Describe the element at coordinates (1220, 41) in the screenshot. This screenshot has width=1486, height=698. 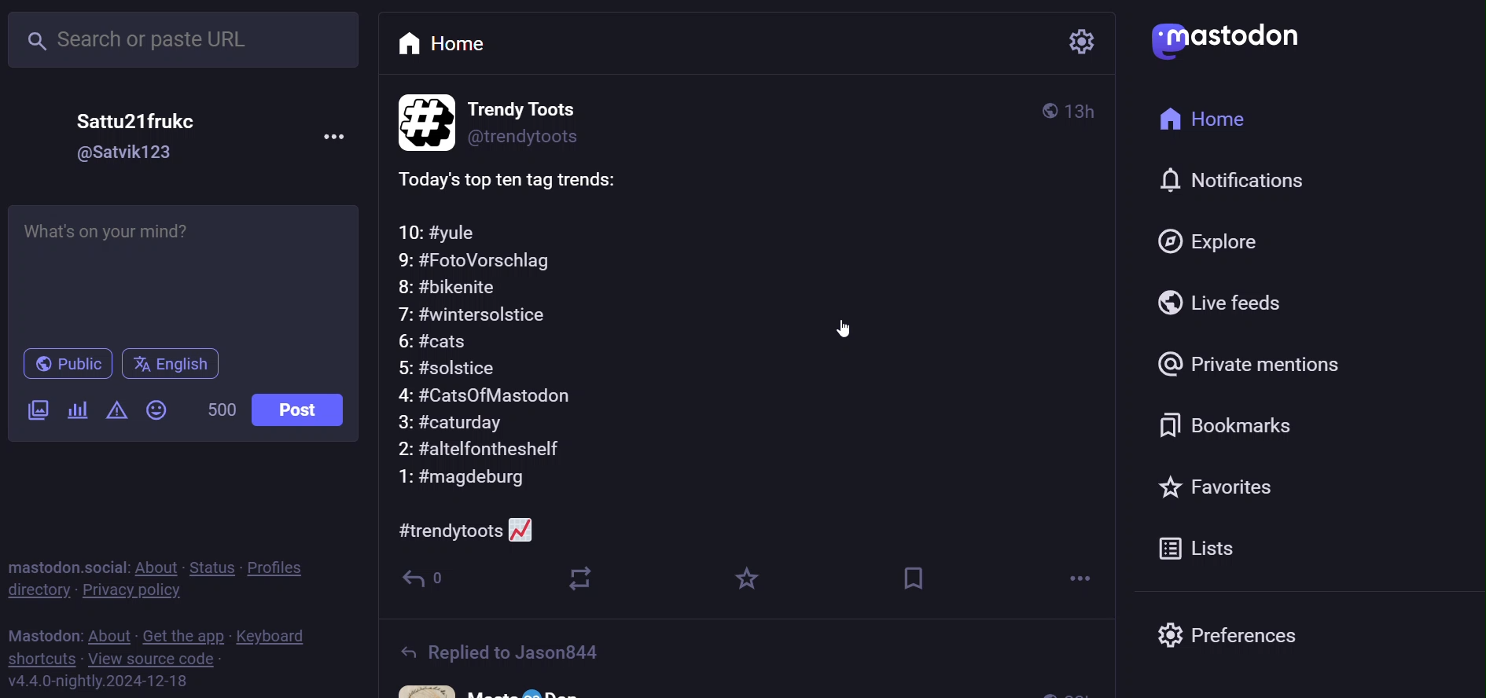
I see `mastodon` at that location.